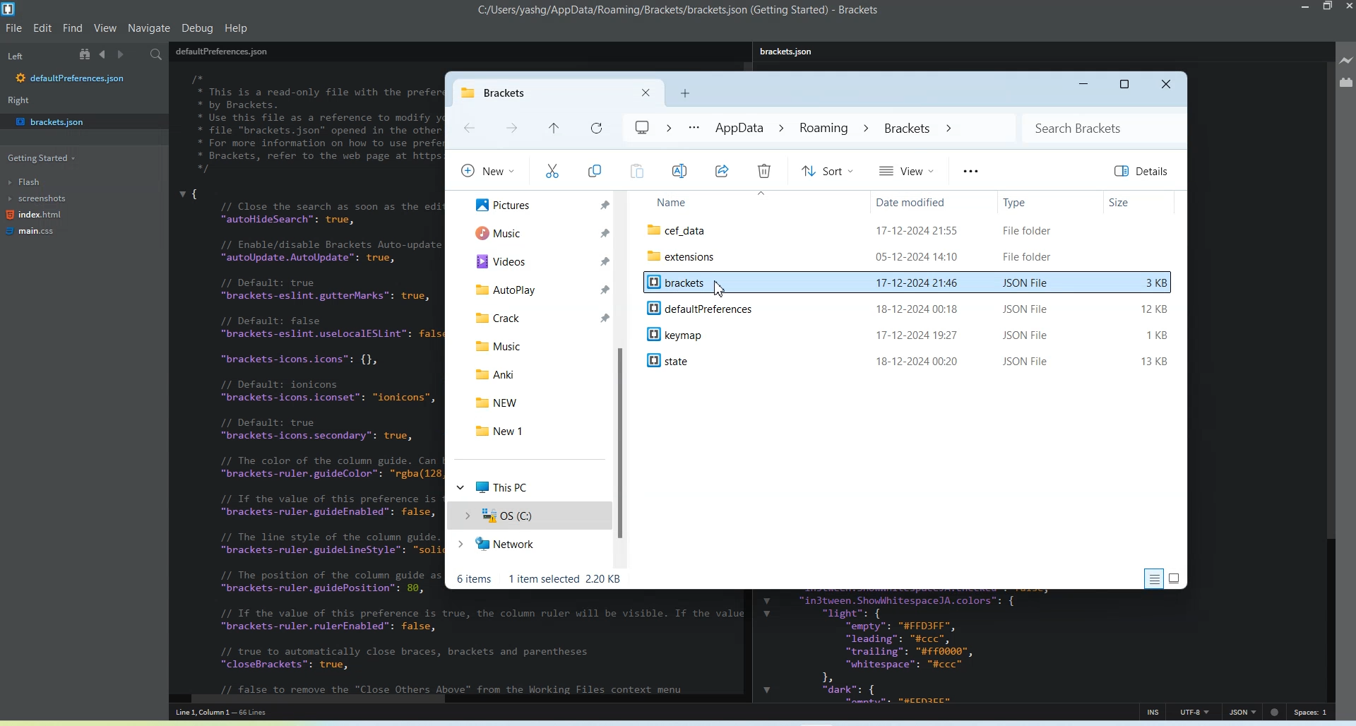  I want to click on Rename, so click(680, 171).